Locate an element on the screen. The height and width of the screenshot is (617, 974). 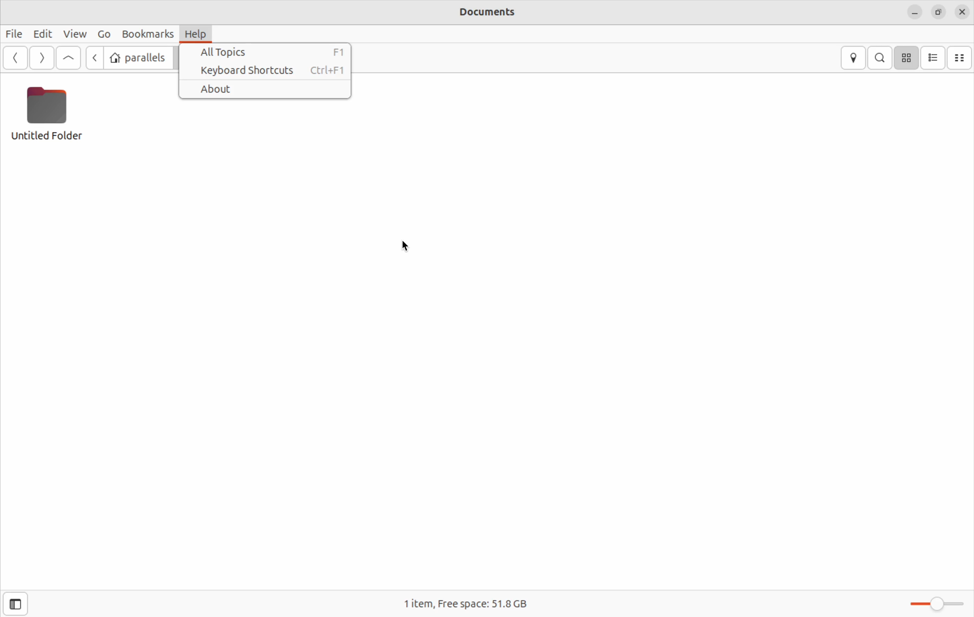
list view is located at coordinates (935, 57).